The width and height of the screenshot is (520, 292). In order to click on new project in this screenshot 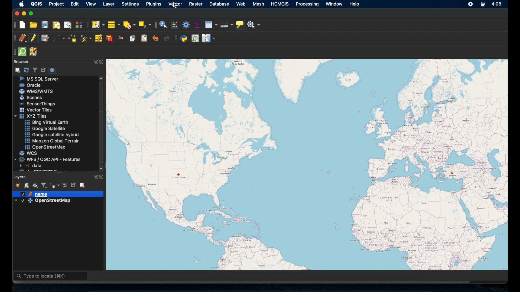, I will do `click(22, 25)`.